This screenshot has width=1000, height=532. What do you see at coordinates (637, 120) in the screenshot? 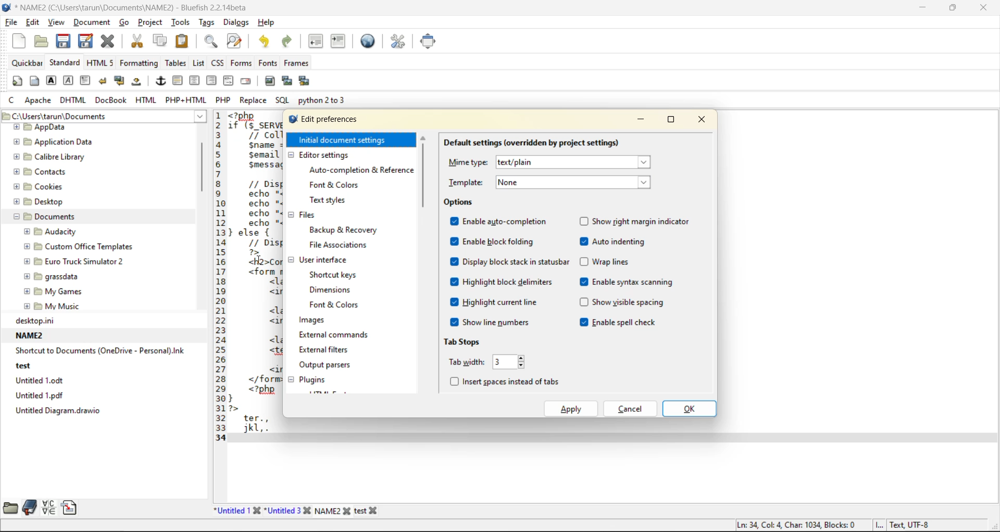
I see `minimize` at bounding box center [637, 120].